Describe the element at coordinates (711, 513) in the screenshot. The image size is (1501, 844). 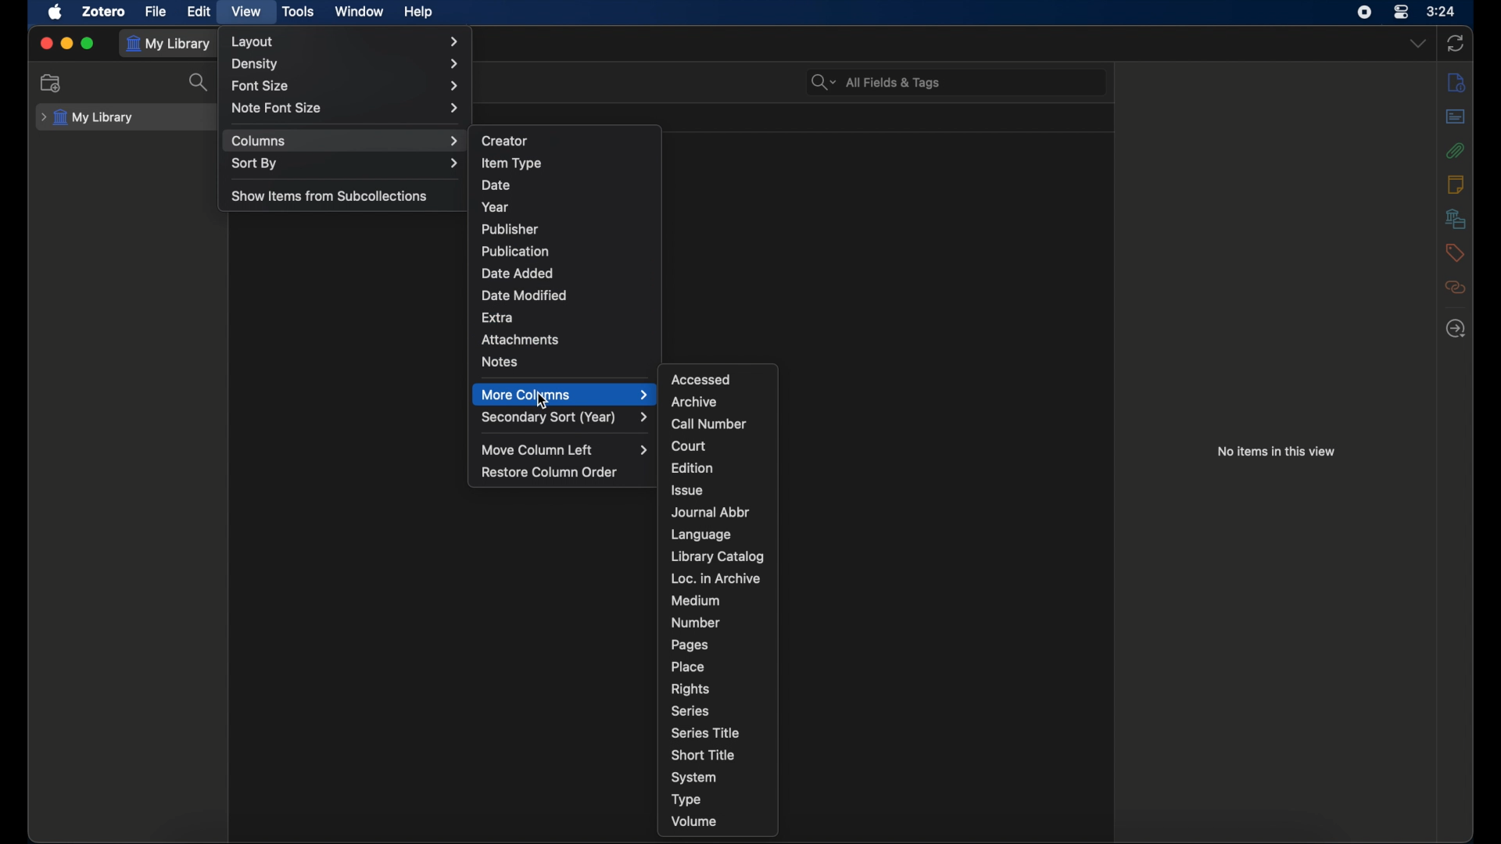
I see `journal abbr` at that location.